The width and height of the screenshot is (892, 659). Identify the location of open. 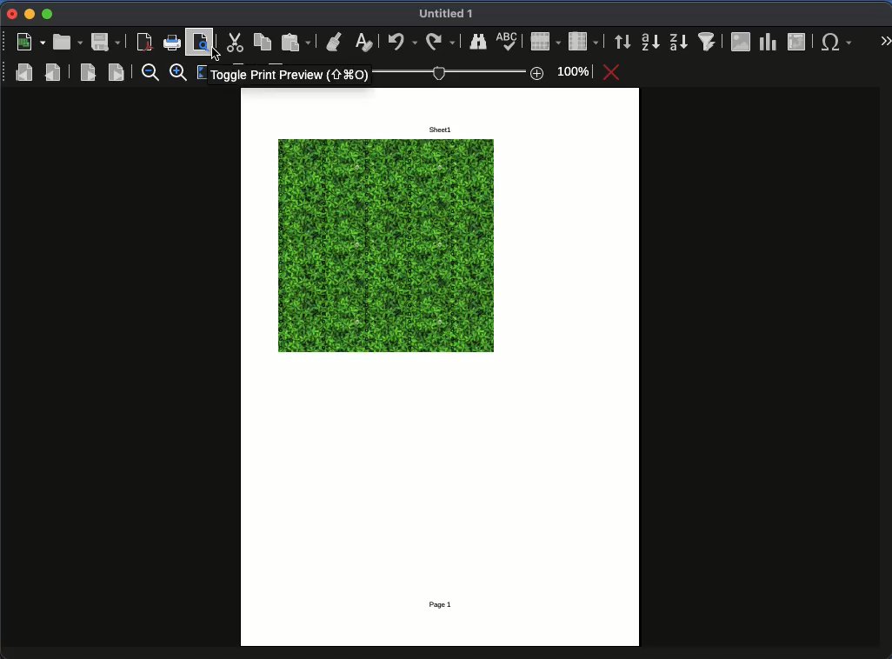
(67, 42).